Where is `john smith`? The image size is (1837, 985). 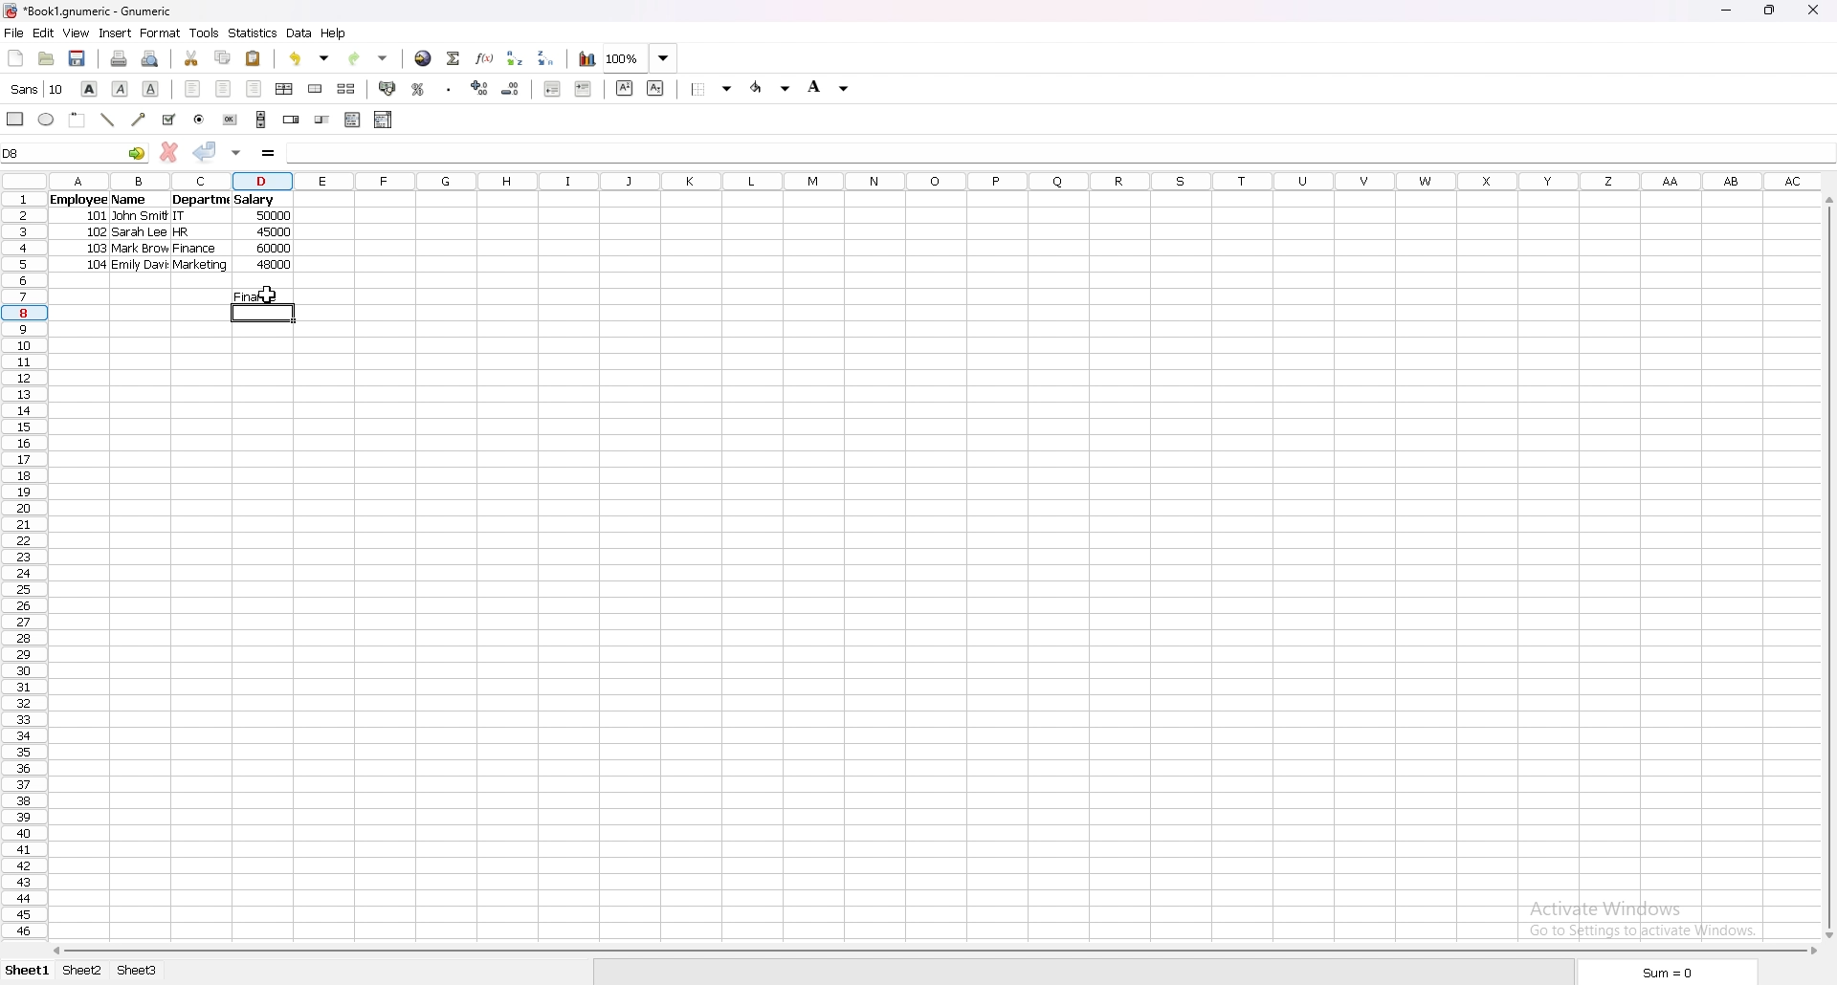 john smith is located at coordinates (139, 217).